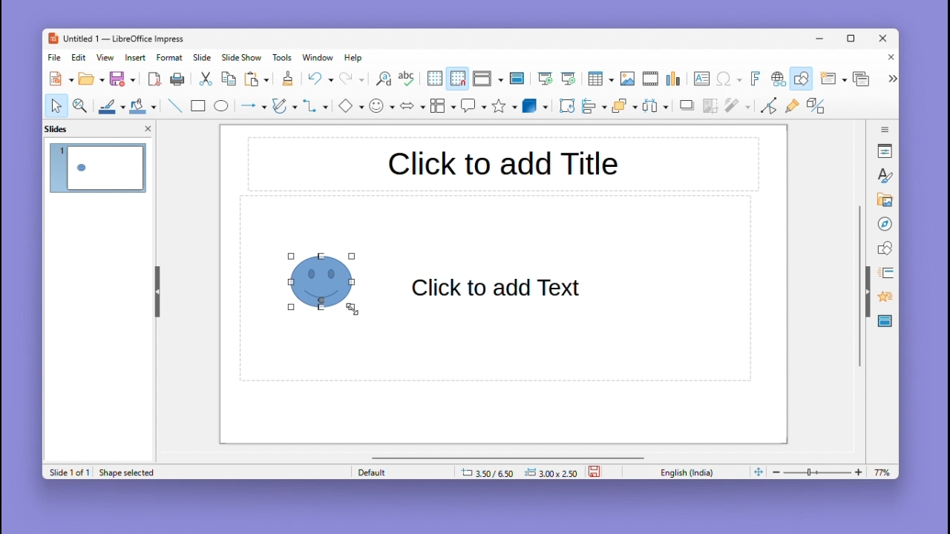 The height and width of the screenshot is (534, 950). What do you see at coordinates (197, 105) in the screenshot?
I see `Rectangle` at bounding box center [197, 105].